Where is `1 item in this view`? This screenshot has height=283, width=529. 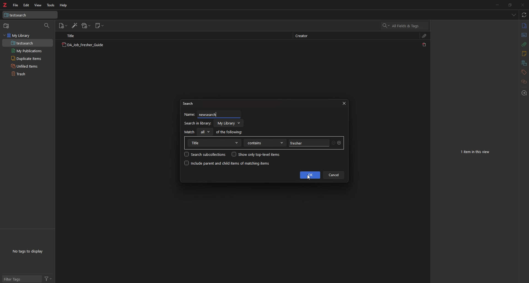 1 item in this view is located at coordinates (476, 152).